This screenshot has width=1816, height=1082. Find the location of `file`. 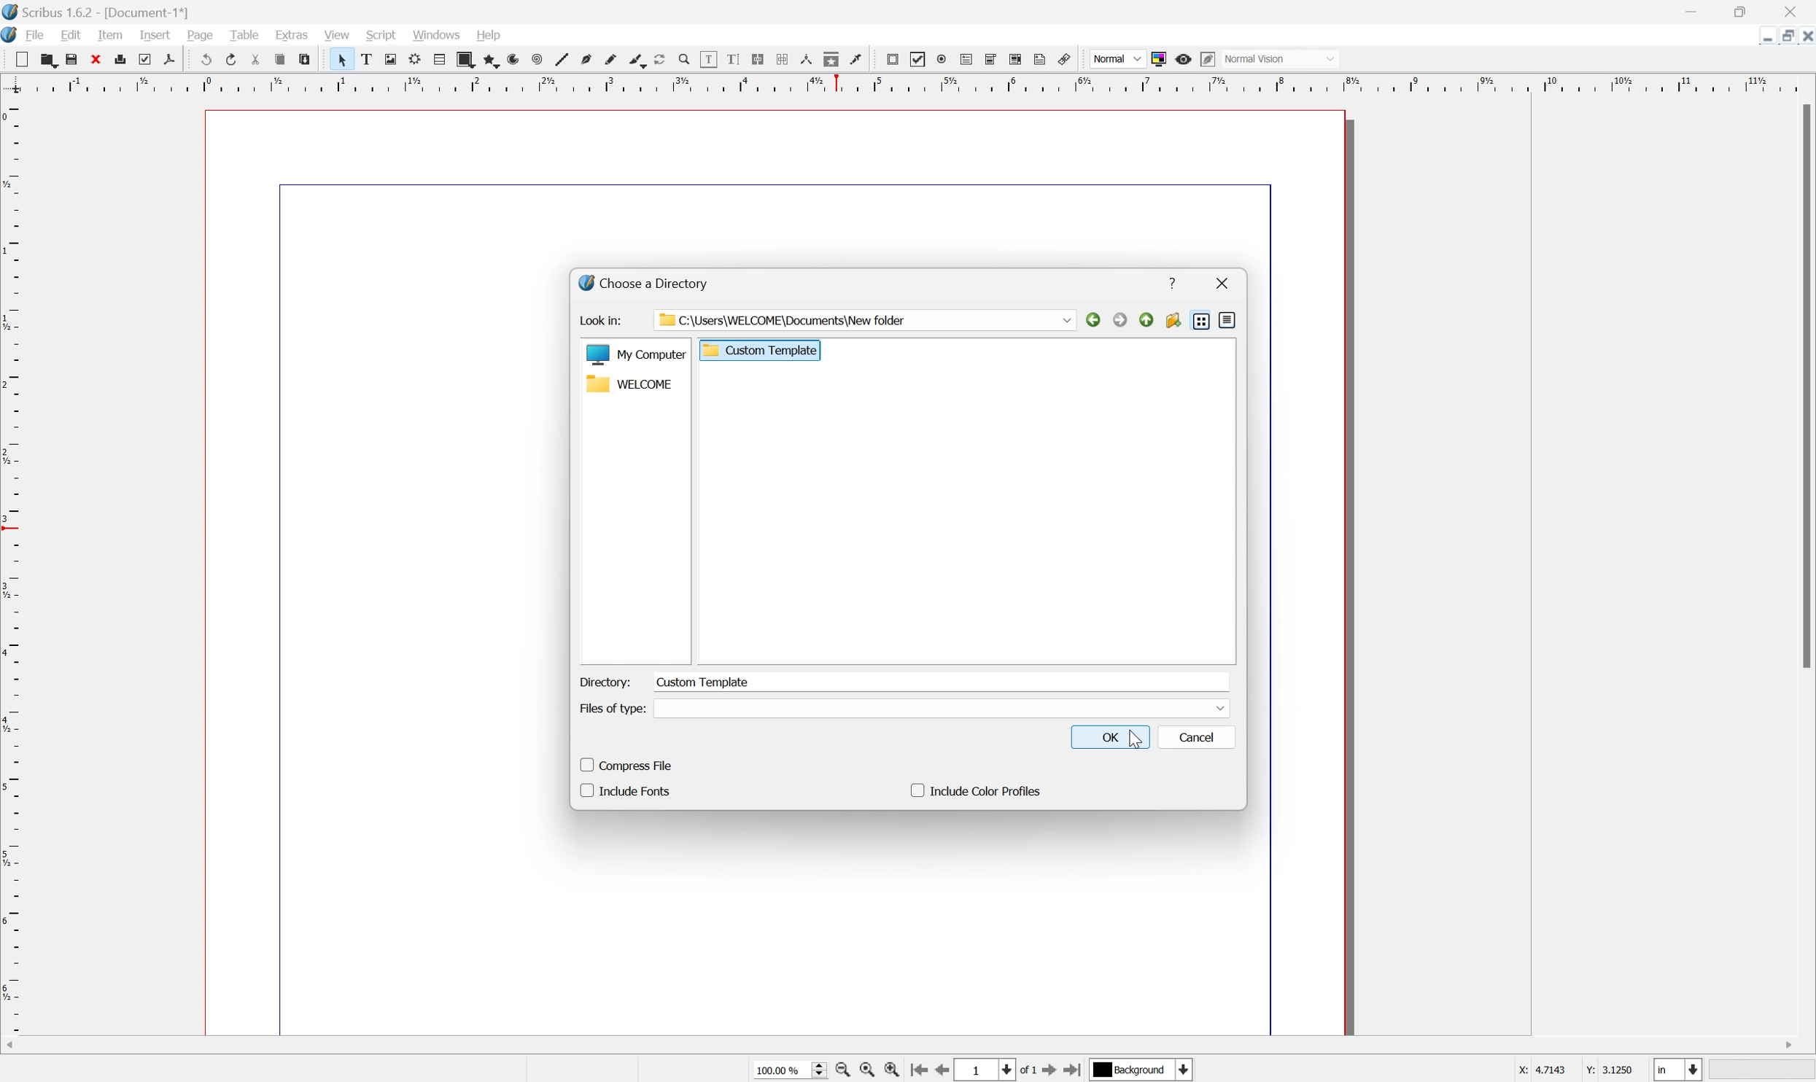

file is located at coordinates (38, 34).